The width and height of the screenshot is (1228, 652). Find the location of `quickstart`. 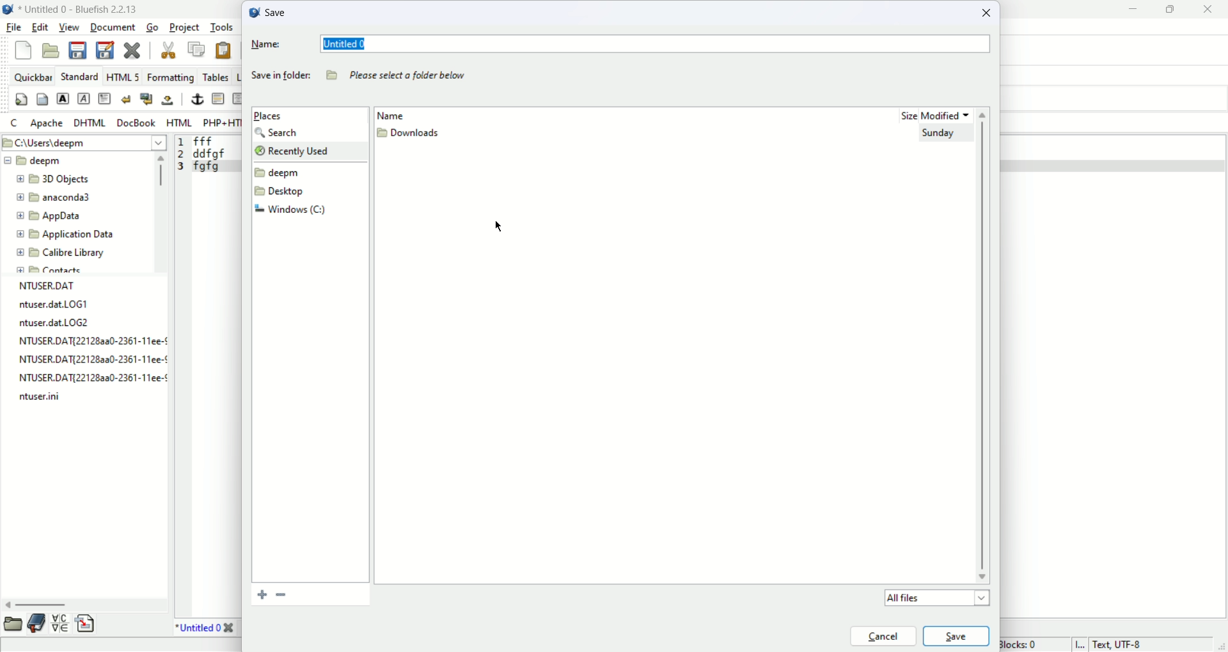

quickstart is located at coordinates (22, 99).